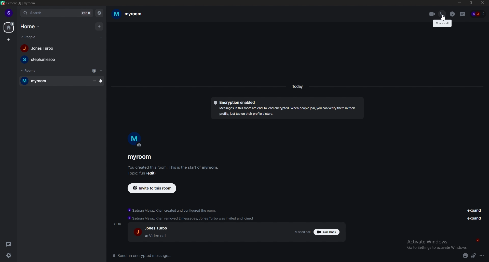 The width and height of the screenshot is (489, 262). I want to click on Encryption enabled Messages in this room are end-to-end encrypted. When people join, you can verify them in their profile, just tap on their profile picture., so click(287, 108).